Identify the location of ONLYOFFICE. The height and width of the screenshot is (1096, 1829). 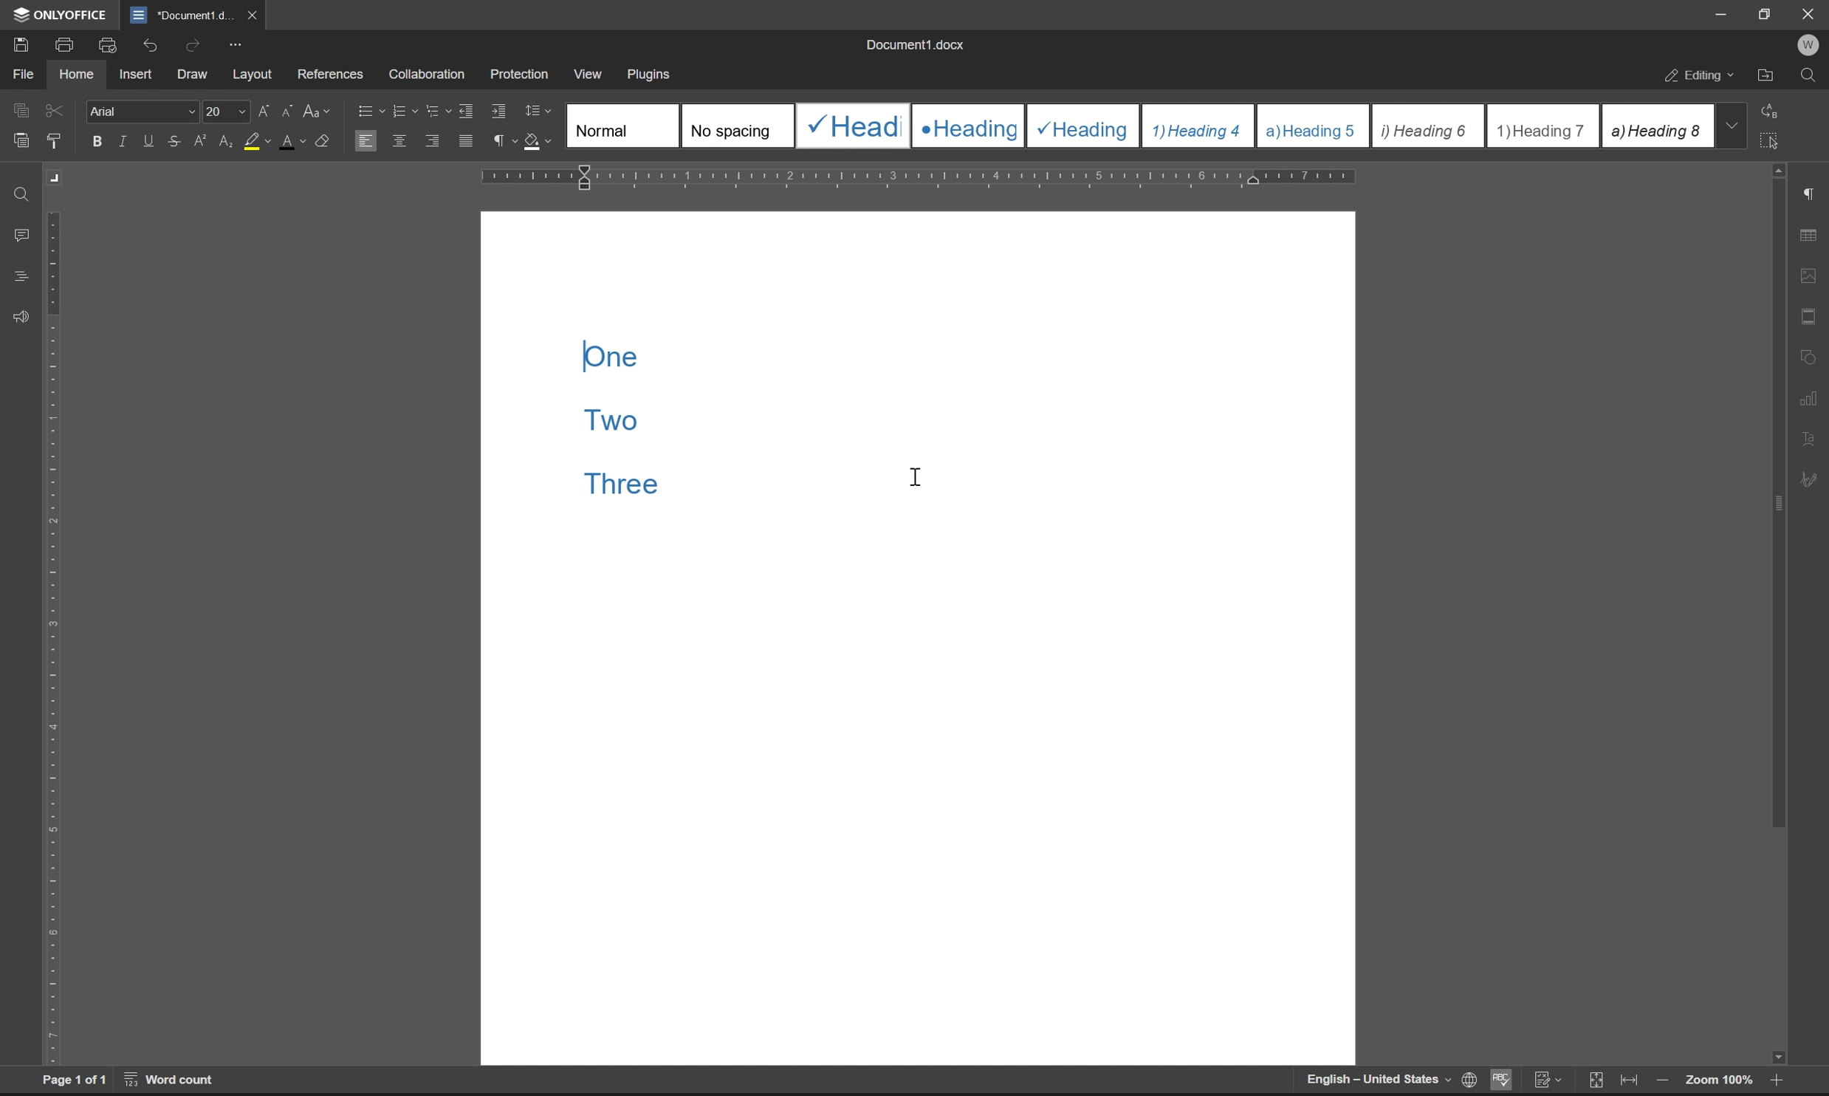
(62, 15).